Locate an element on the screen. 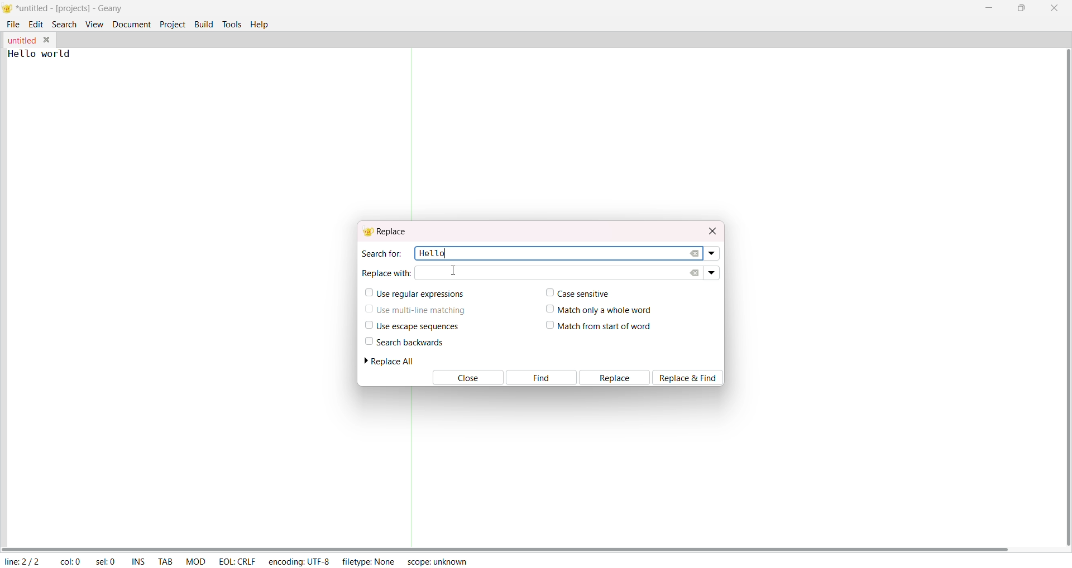 The height and width of the screenshot is (568, 1072). build is located at coordinates (204, 23).